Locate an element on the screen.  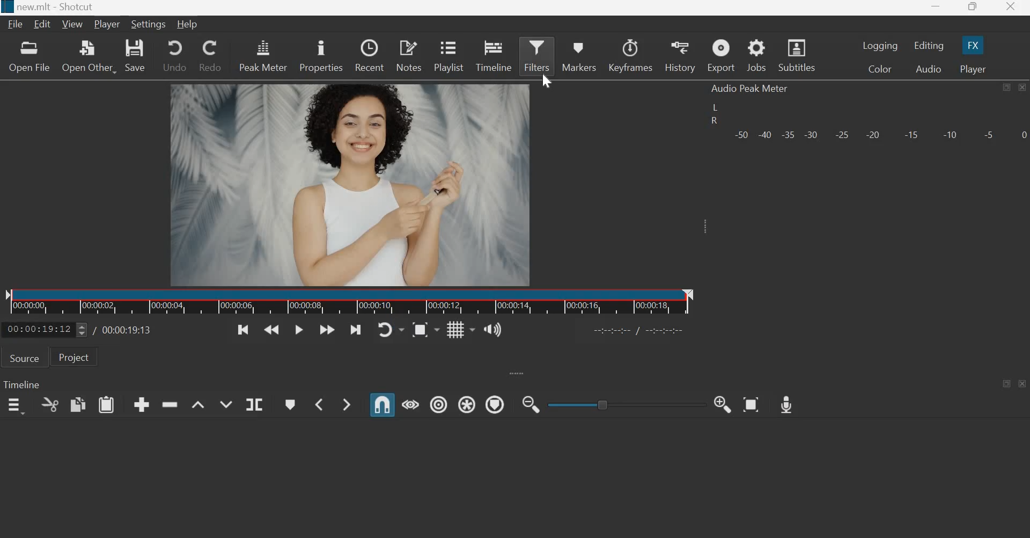
Ripple all tracks is located at coordinates (465, 403).